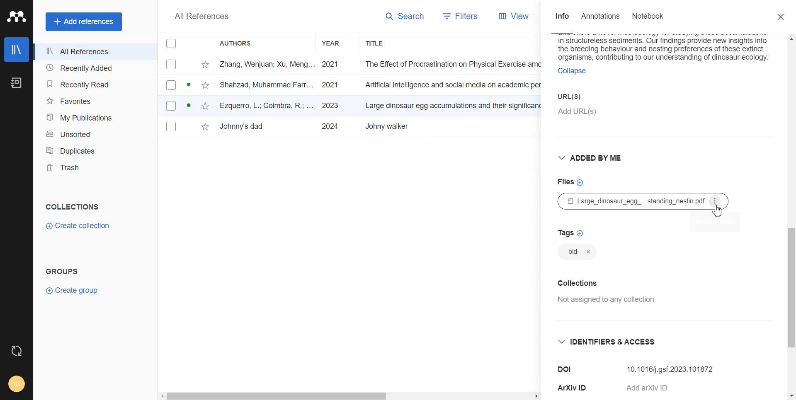 Image resolution: width=796 pixels, height=400 pixels. I want to click on ArXiv, so click(573, 388).